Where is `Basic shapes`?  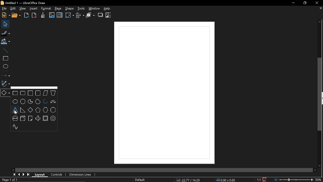 Basic shapes is located at coordinates (6, 93).